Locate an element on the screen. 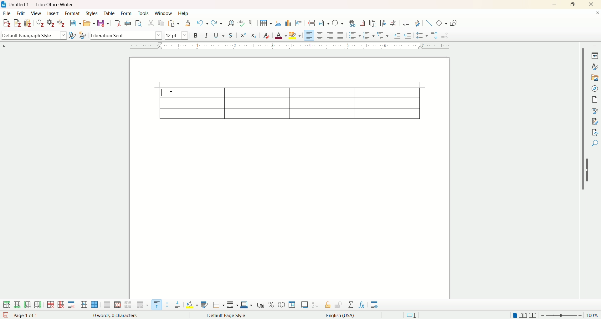  align bottom is located at coordinates (180, 305).